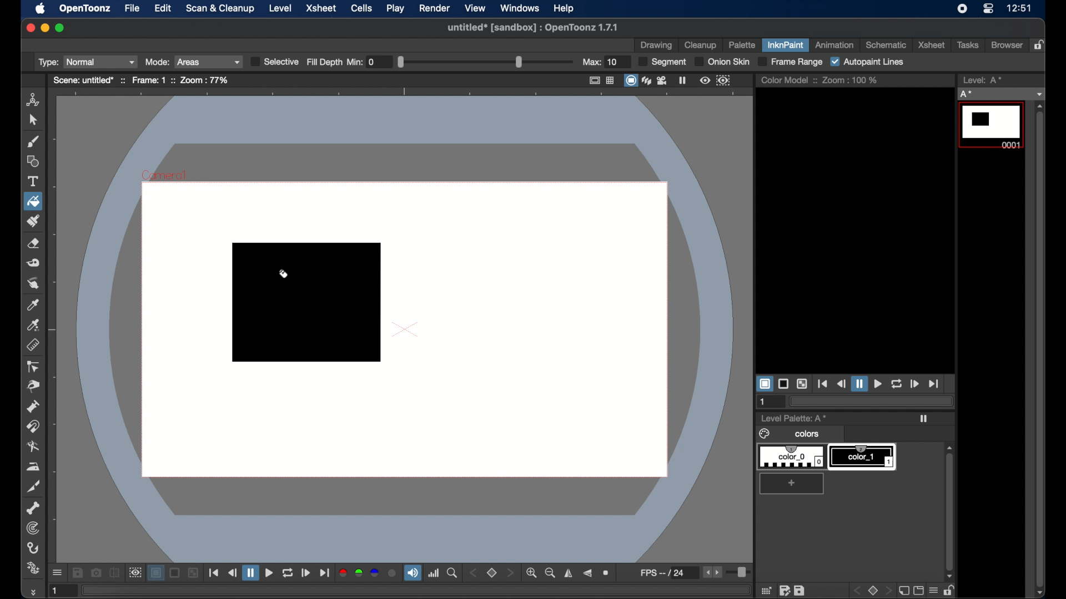 Image resolution: width=1066 pixels, height=599 pixels. Describe the element at coordinates (783, 383) in the screenshot. I see `black background` at that location.